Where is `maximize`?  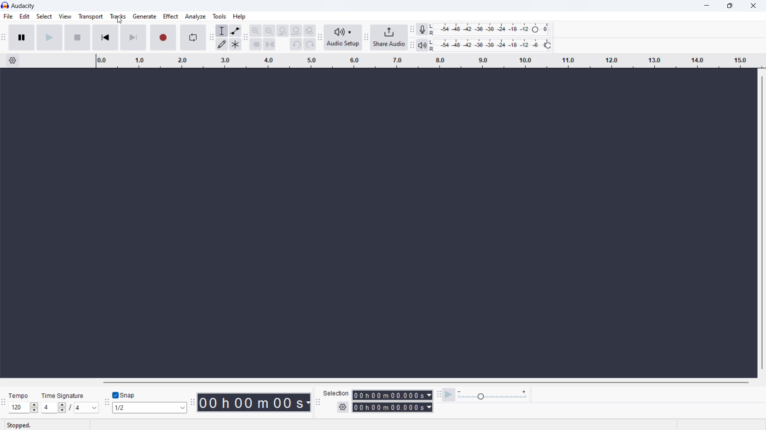
maximize is located at coordinates (730, 6).